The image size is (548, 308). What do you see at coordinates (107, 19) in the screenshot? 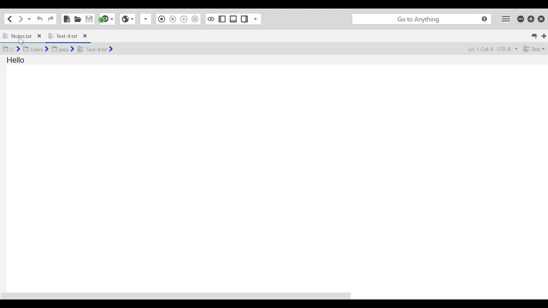
I see `Jump to the next Syntax checking result` at bounding box center [107, 19].